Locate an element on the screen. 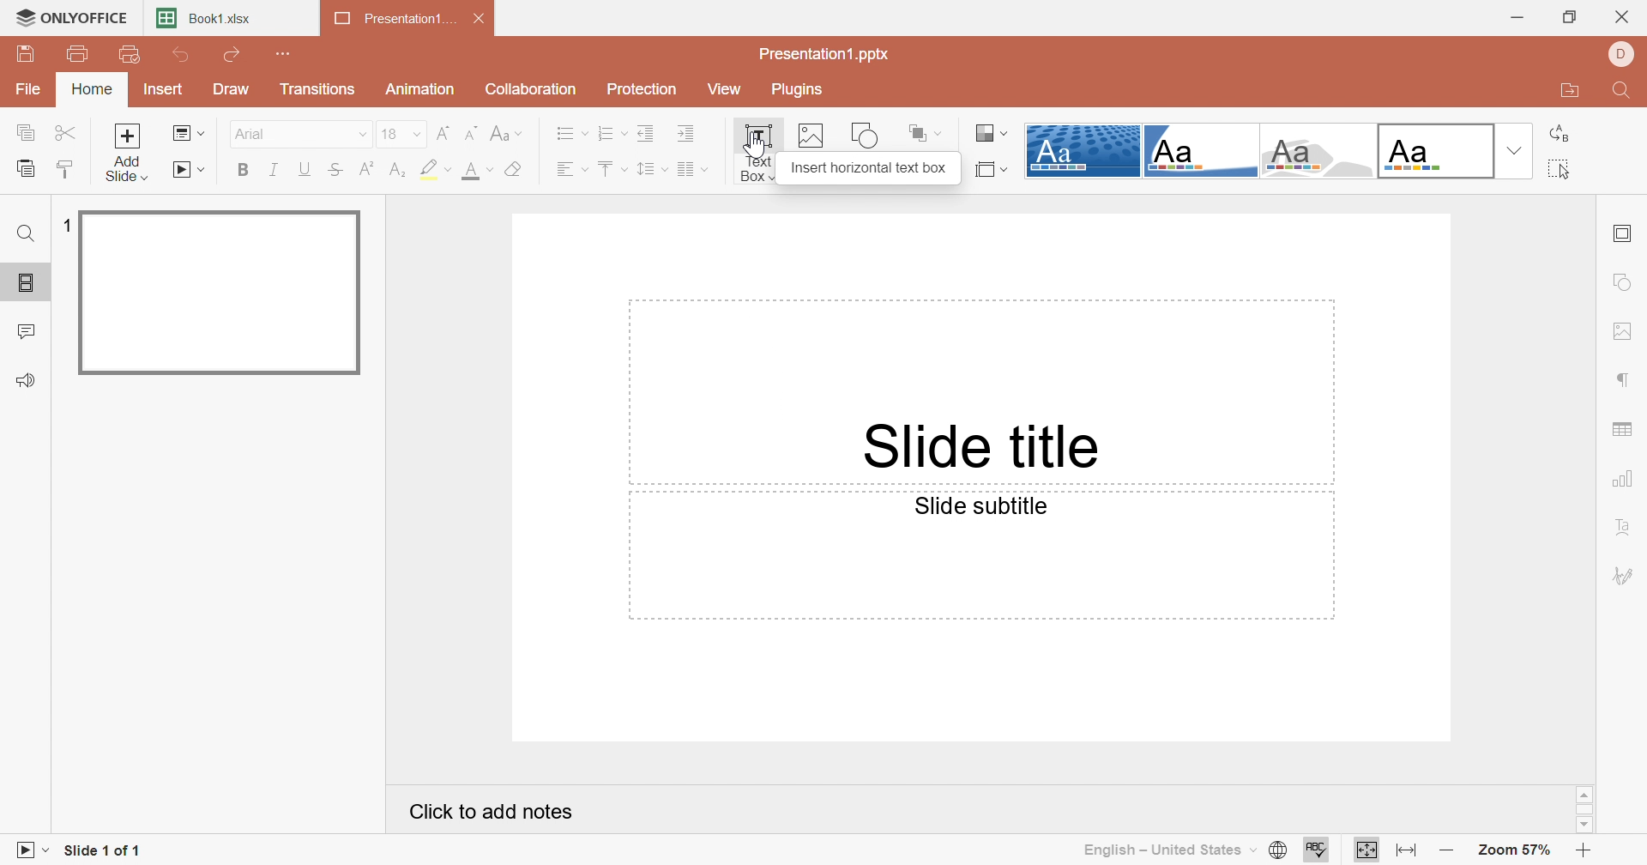  Line spacing is located at coordinates (649, 169).